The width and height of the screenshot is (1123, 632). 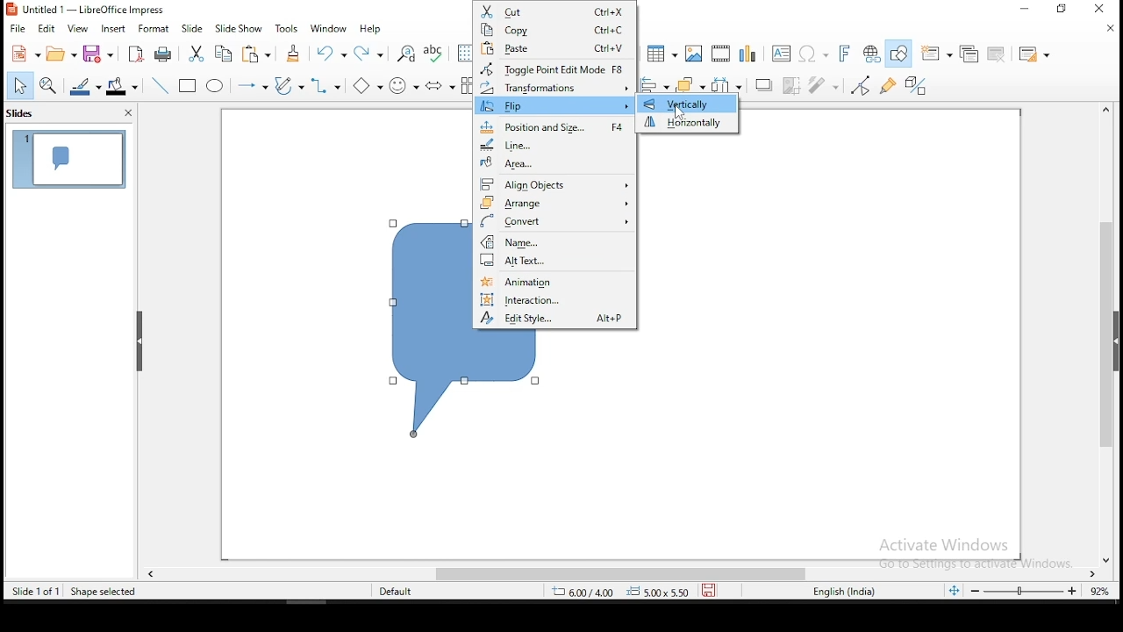 I want to click on filter, so click(x=825, y=85).